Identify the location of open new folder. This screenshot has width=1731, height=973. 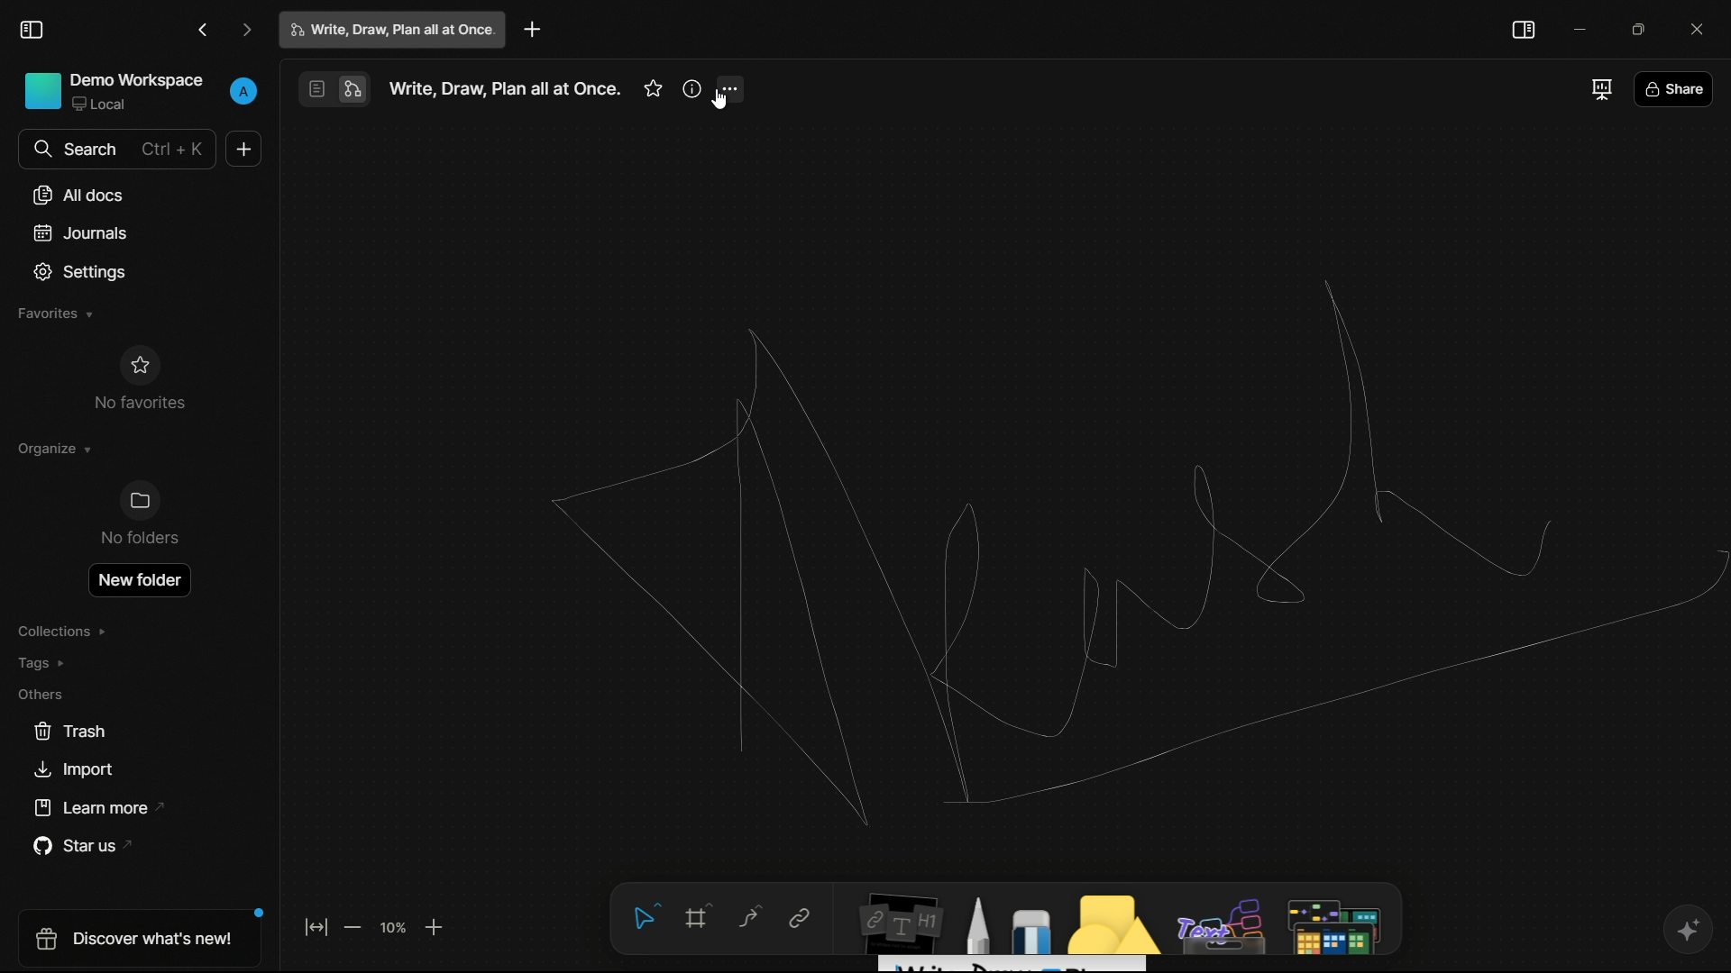
(137, 581).